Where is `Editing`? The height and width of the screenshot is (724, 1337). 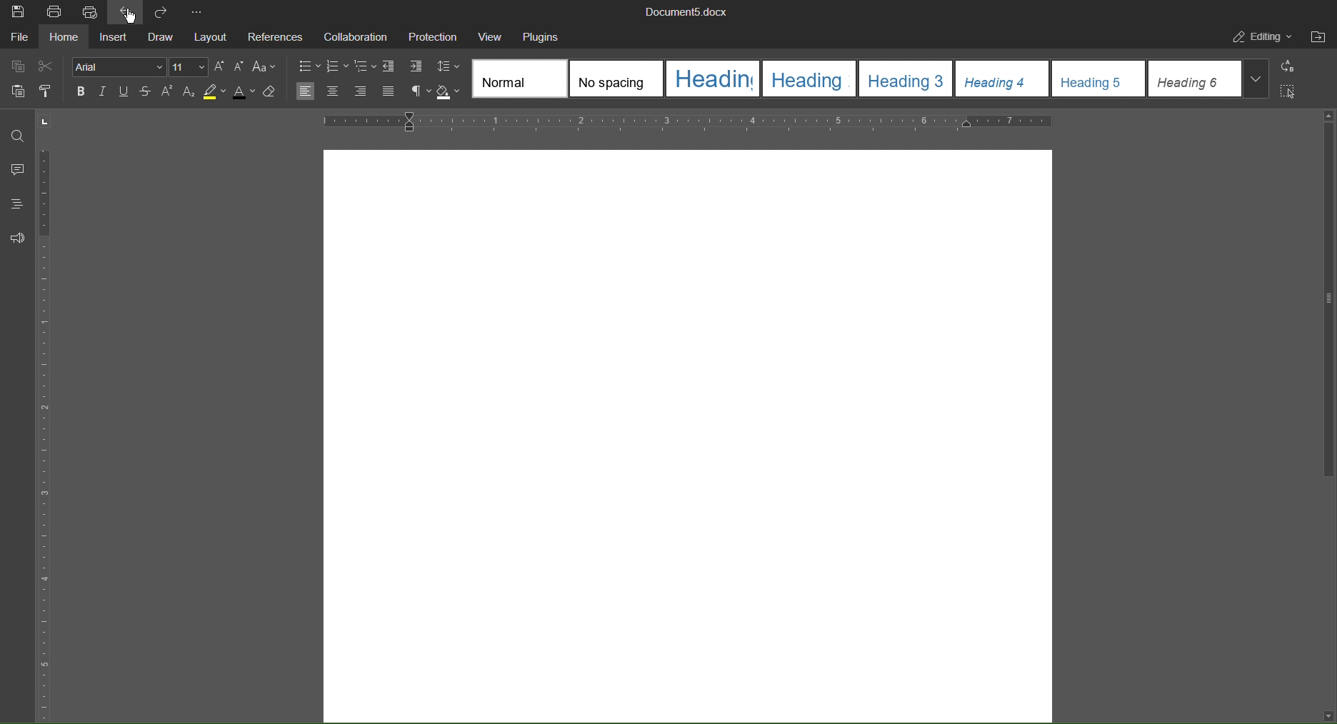 Editing is located at coordinates (1261, 38).